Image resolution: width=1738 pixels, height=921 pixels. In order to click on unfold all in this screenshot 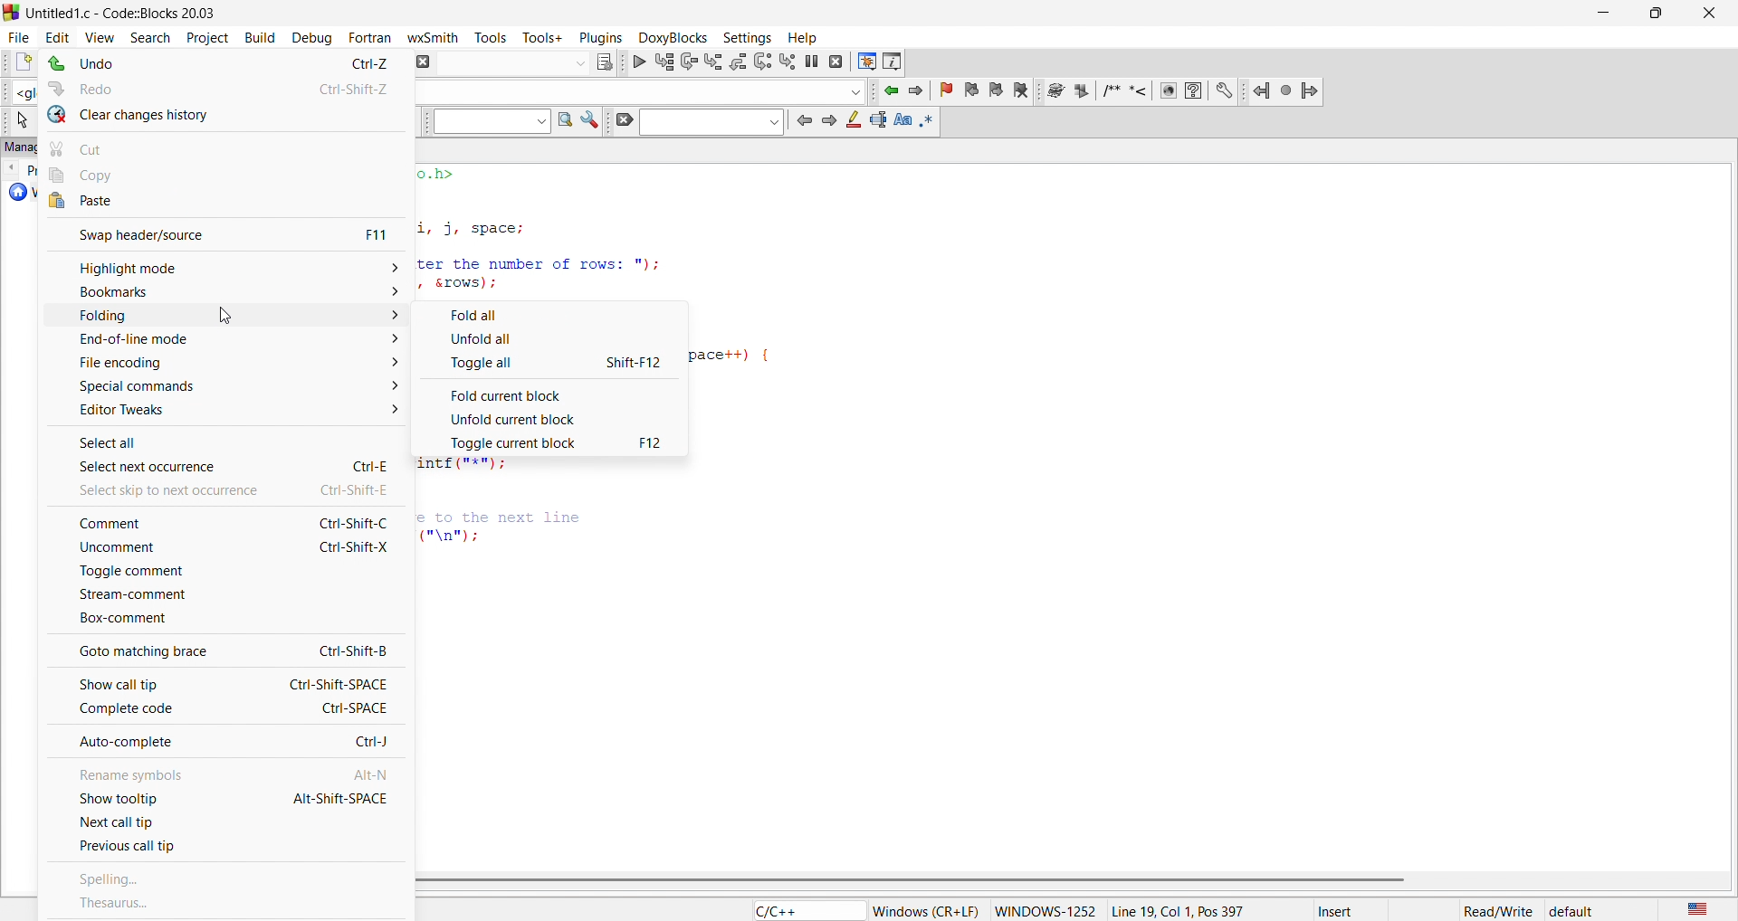, I will do `click(550, 338)`.